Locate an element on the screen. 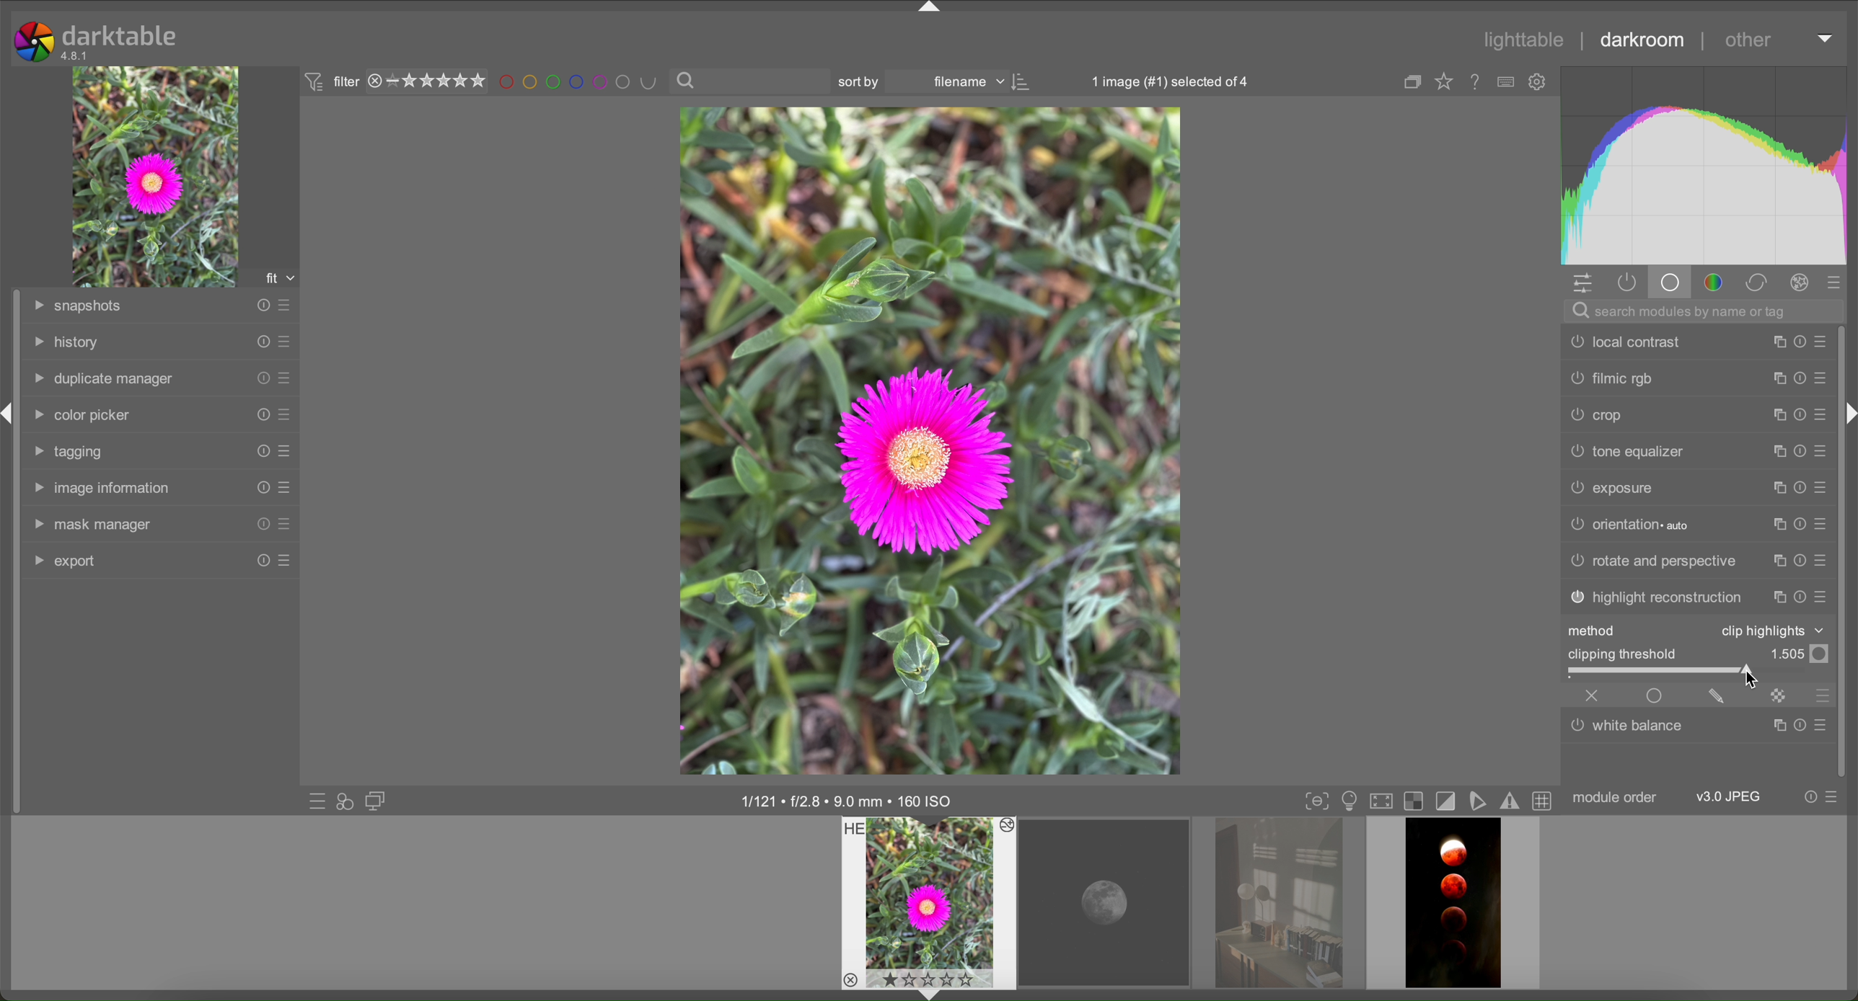 The width and height of the screenshot is (1858, 1001). other is located at coordinates (1748, 43).